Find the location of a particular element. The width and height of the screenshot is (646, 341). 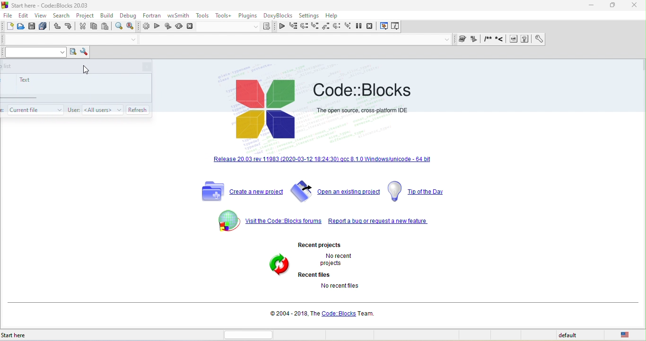

show option window is located at coordinates (83, 52).